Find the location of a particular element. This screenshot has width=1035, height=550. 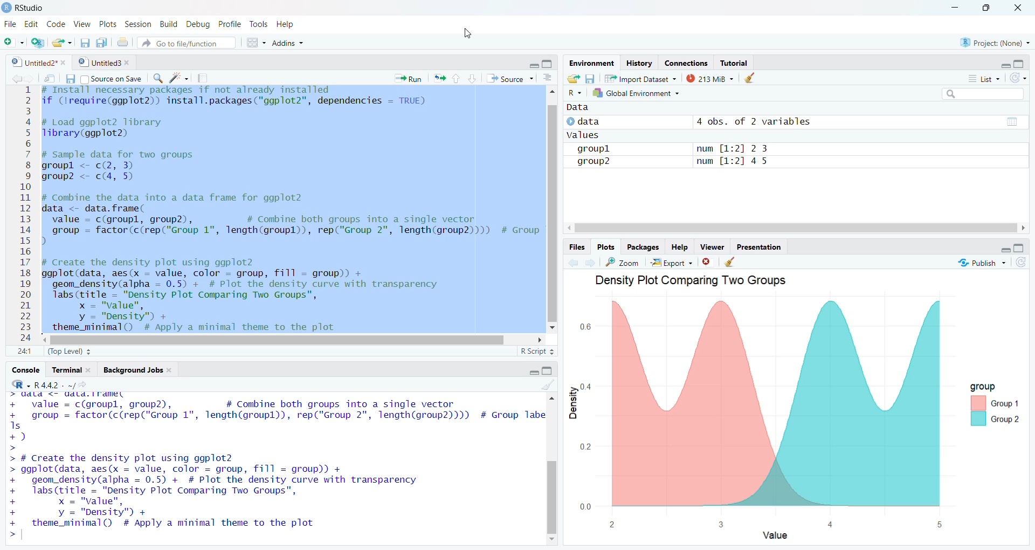

maximize is located at coordinates (550, 66).